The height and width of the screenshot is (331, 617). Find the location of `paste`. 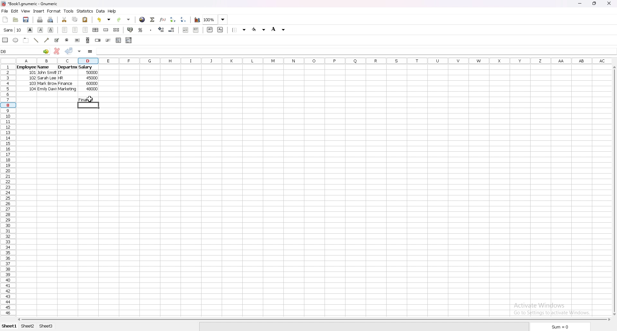

paste is located at coordinates (85, 20).